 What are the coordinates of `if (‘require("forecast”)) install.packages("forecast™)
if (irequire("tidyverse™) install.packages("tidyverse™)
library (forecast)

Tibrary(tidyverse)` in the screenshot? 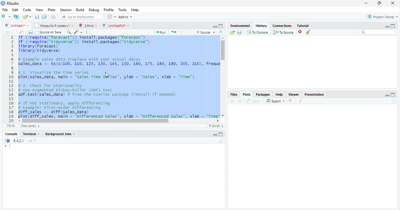 It's located at (88, 44).